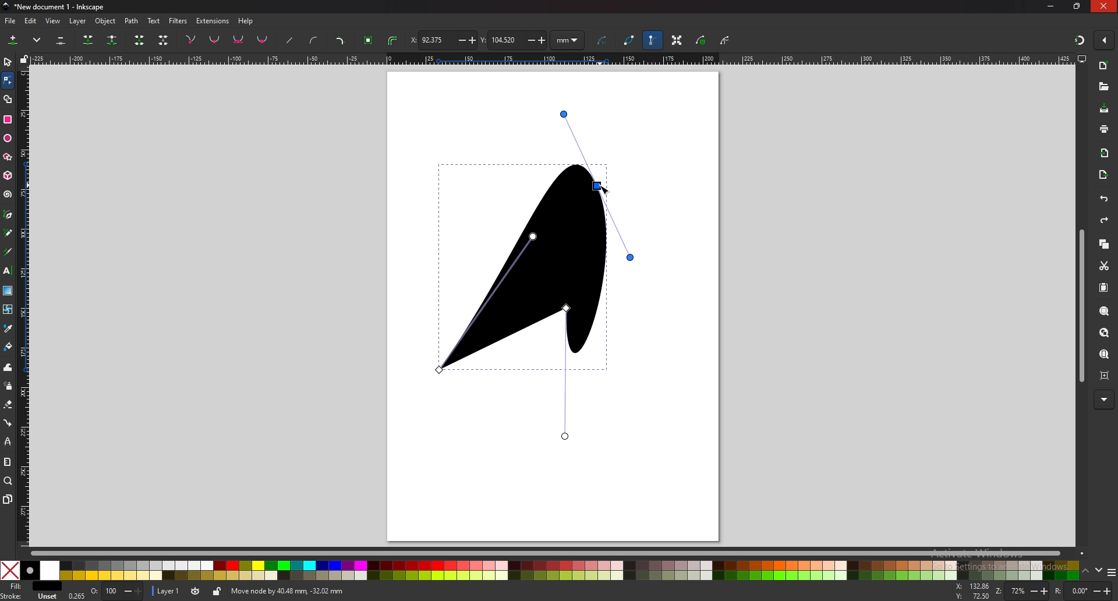 The height and width of the screenshot is (601, 1118). I want to click on filters, so click(178, 21).